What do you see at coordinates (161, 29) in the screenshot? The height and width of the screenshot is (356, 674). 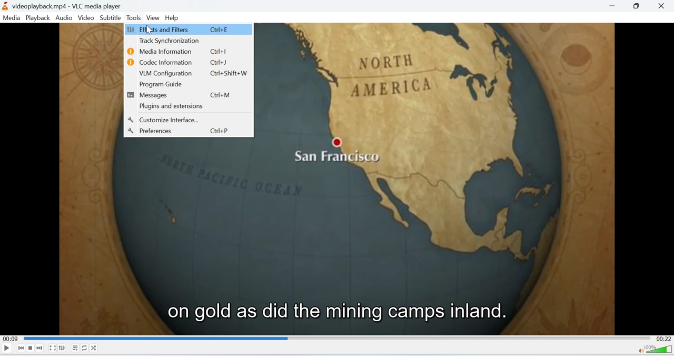 I see `Effects and Filters` at bounding box center [161, 29].